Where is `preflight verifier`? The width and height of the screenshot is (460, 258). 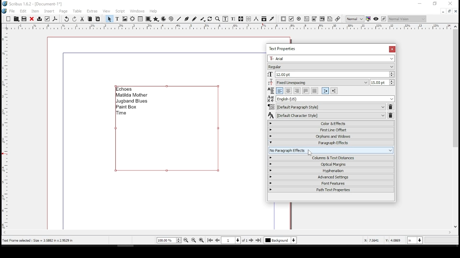
preflight verifier is located at coordinates (48, 19).